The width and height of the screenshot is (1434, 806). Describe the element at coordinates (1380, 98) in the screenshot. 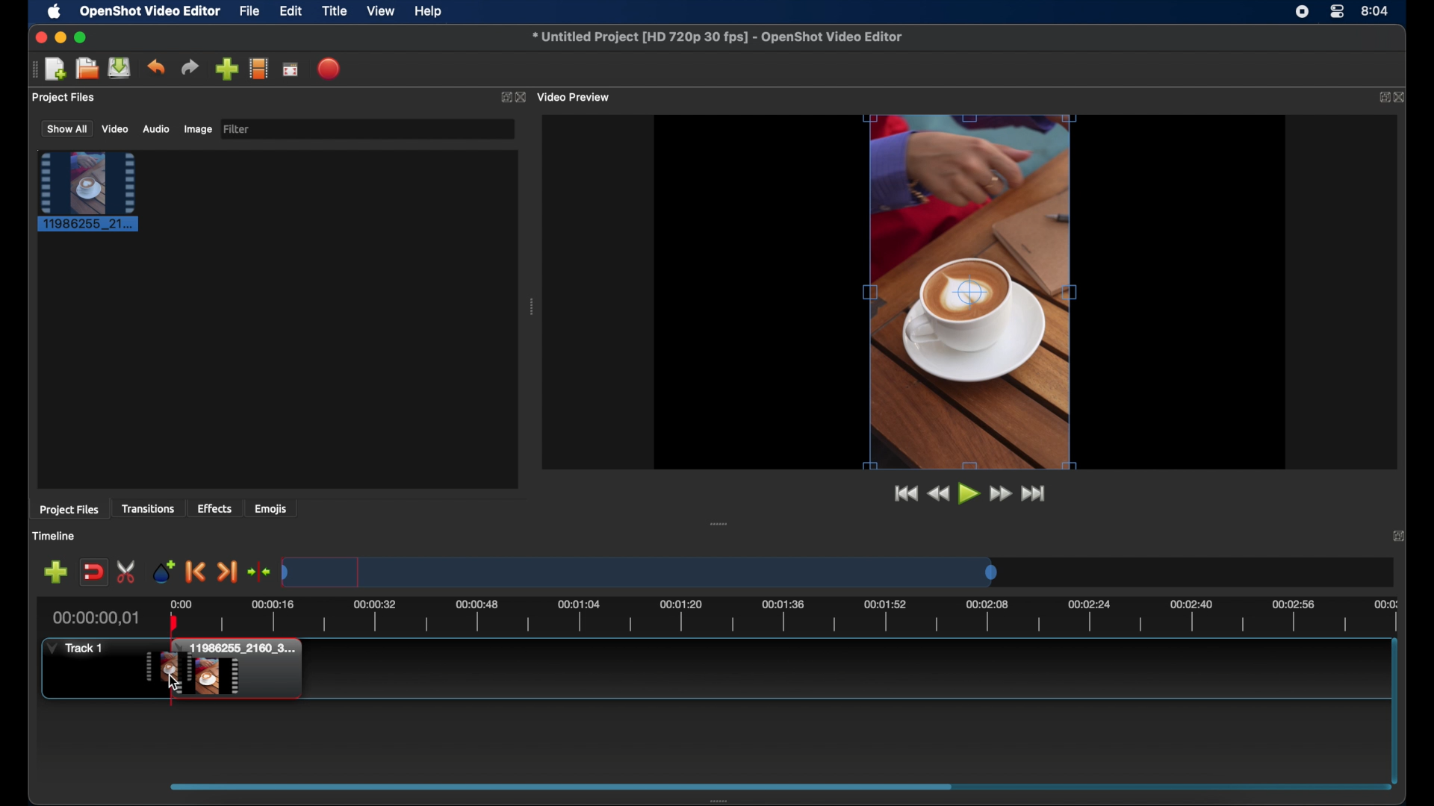

I see `expand` at that location.